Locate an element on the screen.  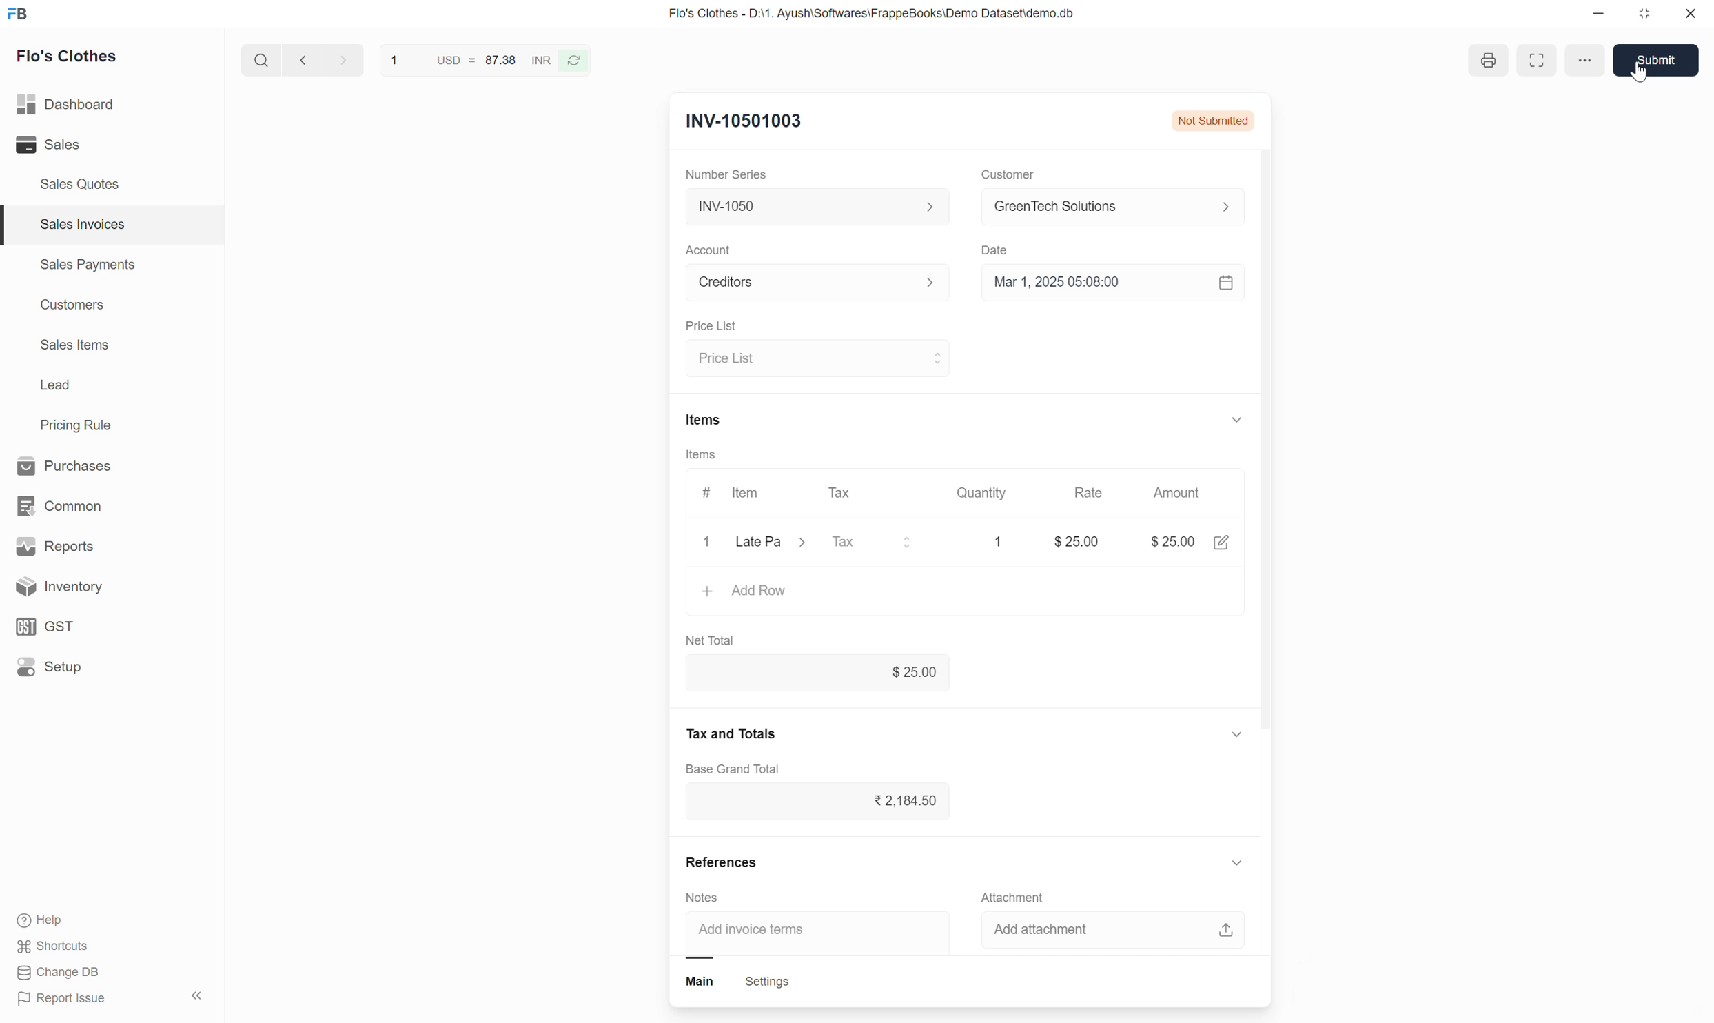
Quantity is located at coordinates (1000, 541).